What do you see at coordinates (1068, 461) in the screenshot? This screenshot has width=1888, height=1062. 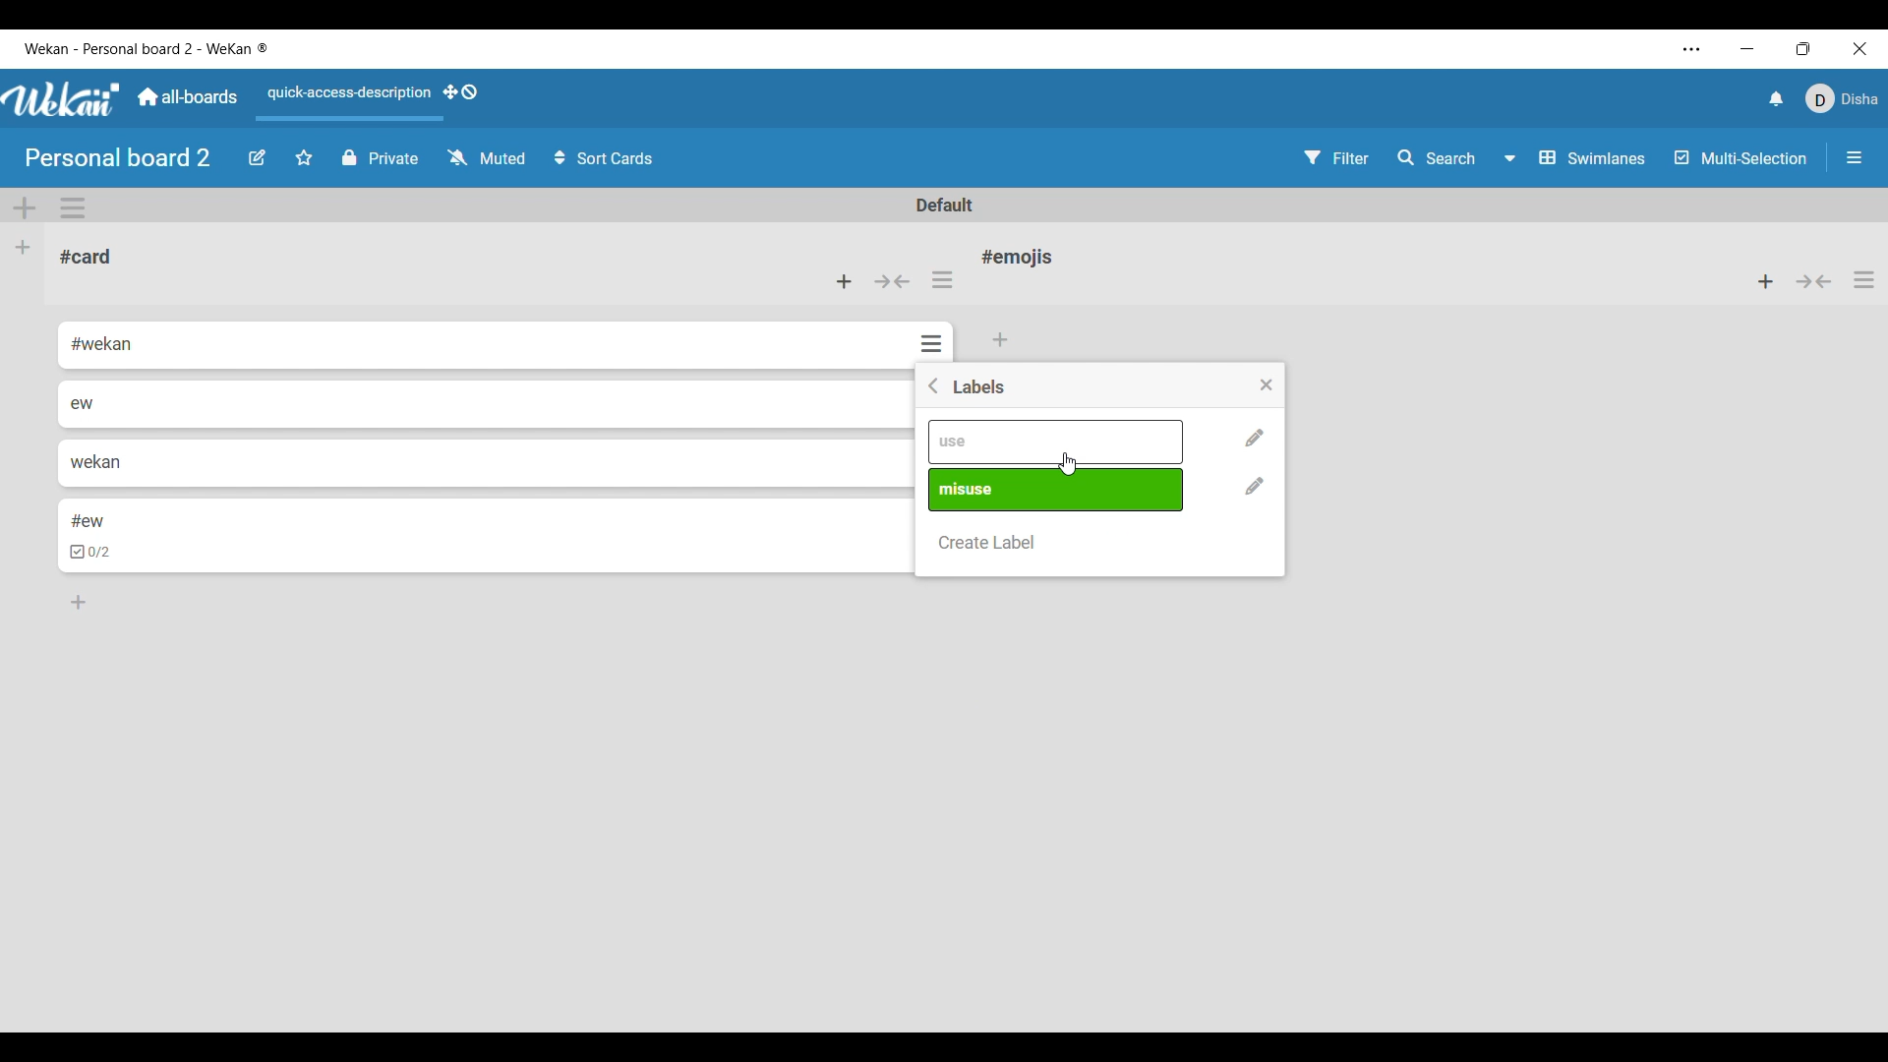 I see `cursor` at bounding box center [1068, 461].